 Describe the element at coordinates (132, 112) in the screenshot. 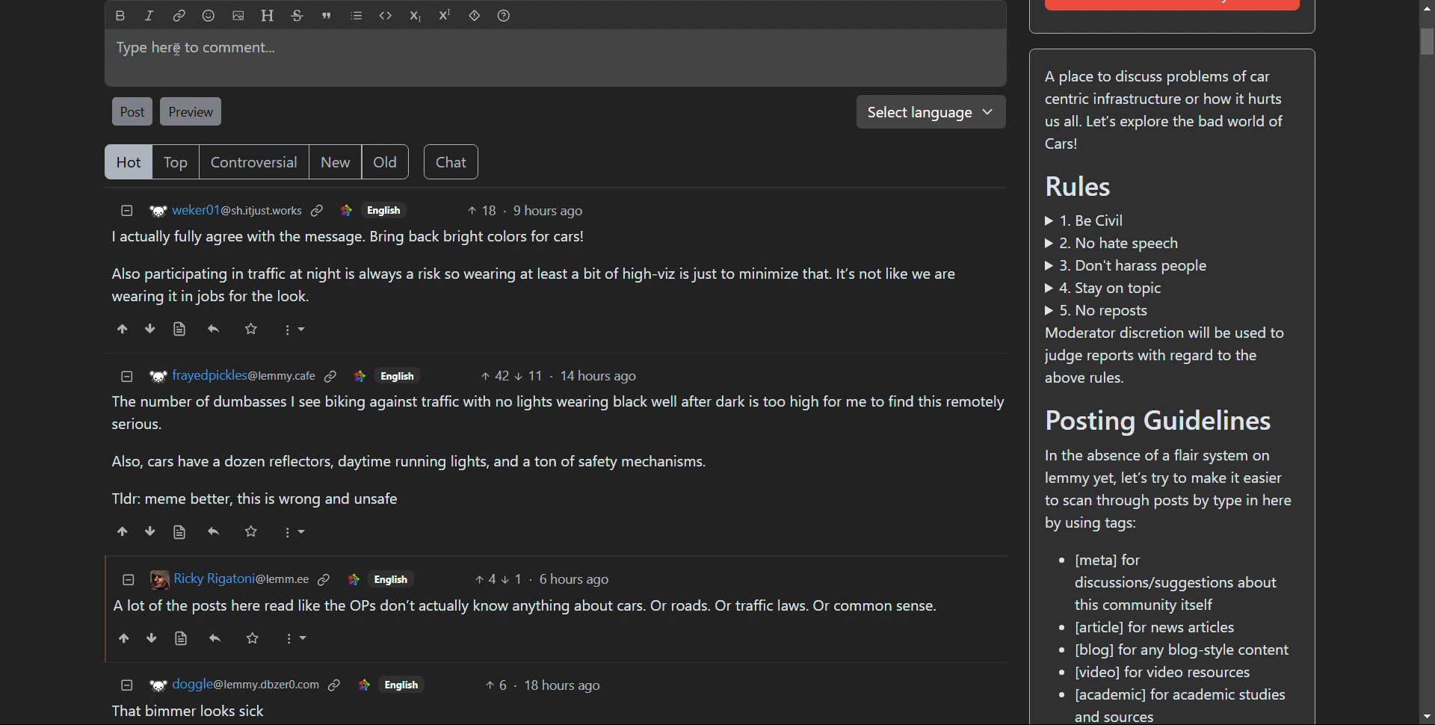

I see `post` at that location.